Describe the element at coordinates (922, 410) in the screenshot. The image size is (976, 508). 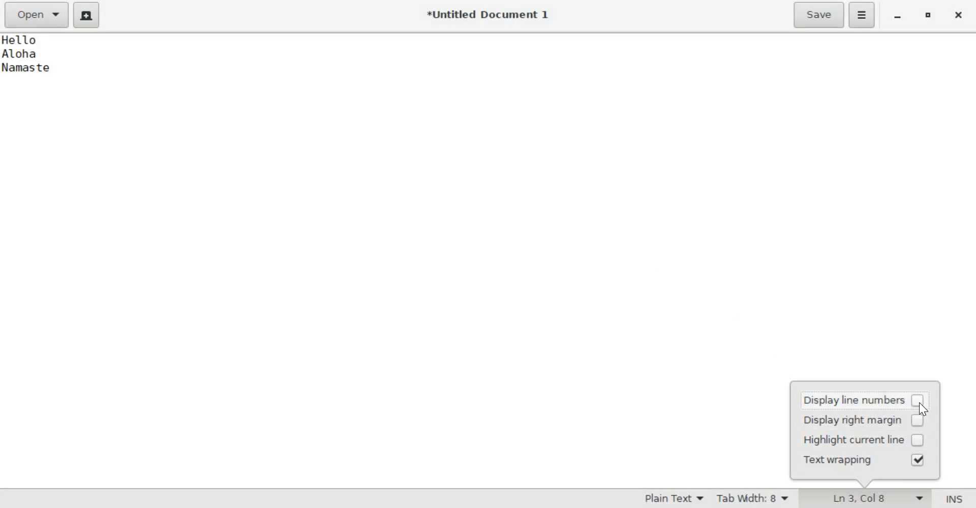
I see `cursor` at that location.